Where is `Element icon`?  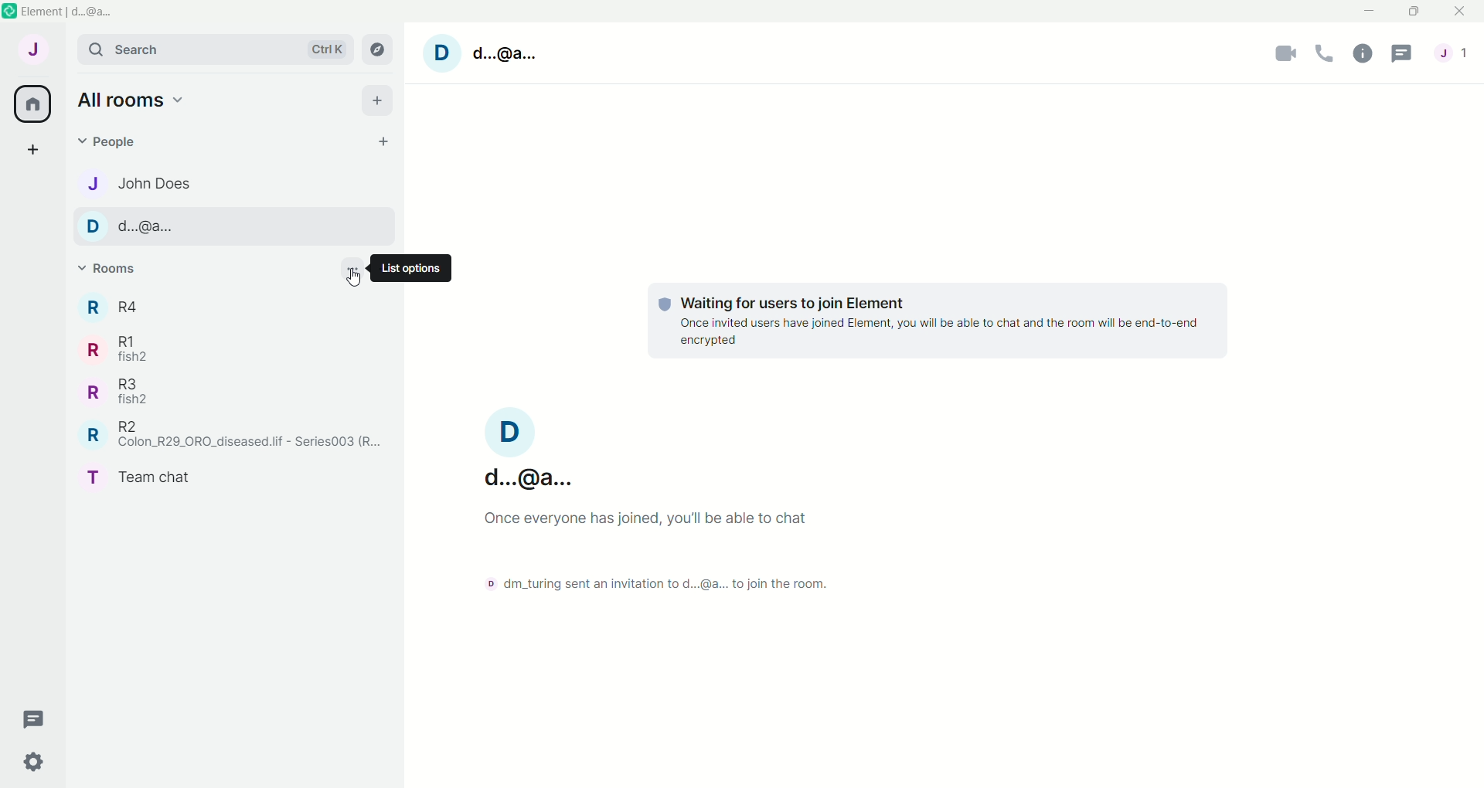
Element icon is located at coordinates (9, 11).